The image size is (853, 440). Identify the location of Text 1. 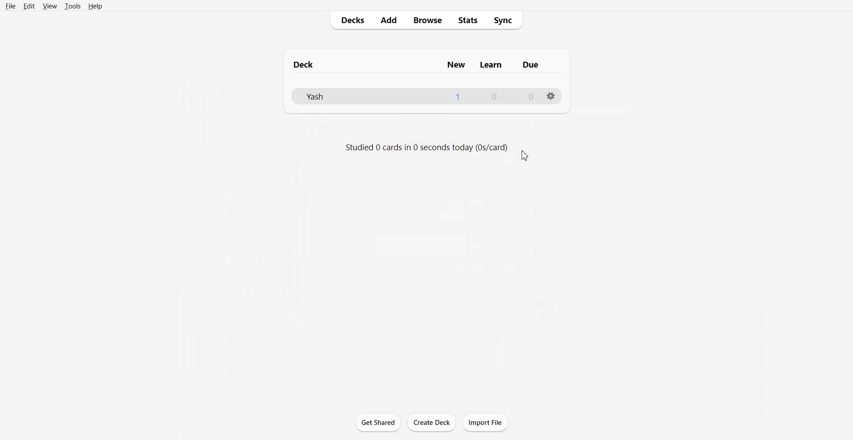
(418, 65).